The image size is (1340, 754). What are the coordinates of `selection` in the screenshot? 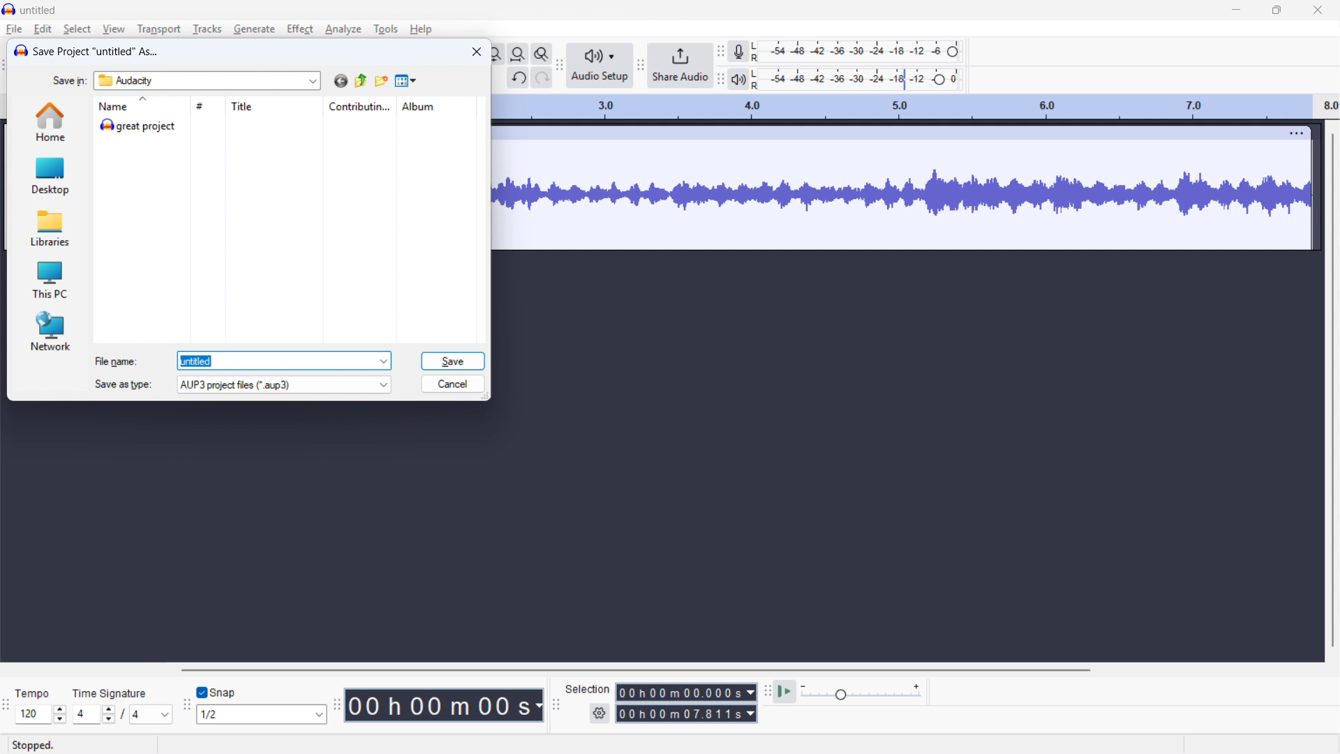 It's located at (588, 689).